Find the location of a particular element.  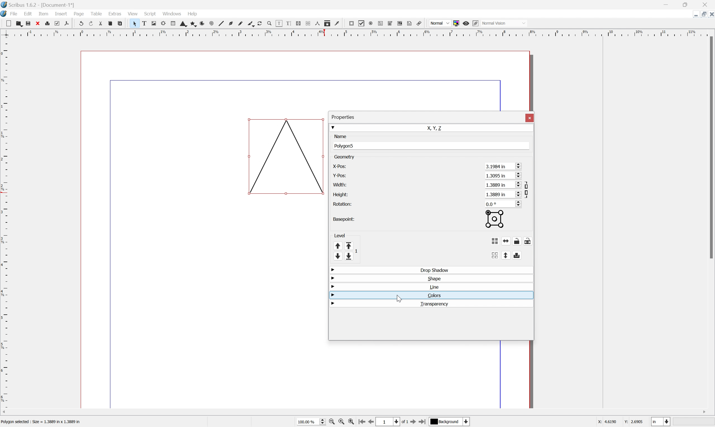

Lock or unlock the object is located at coordinates (518, 241).